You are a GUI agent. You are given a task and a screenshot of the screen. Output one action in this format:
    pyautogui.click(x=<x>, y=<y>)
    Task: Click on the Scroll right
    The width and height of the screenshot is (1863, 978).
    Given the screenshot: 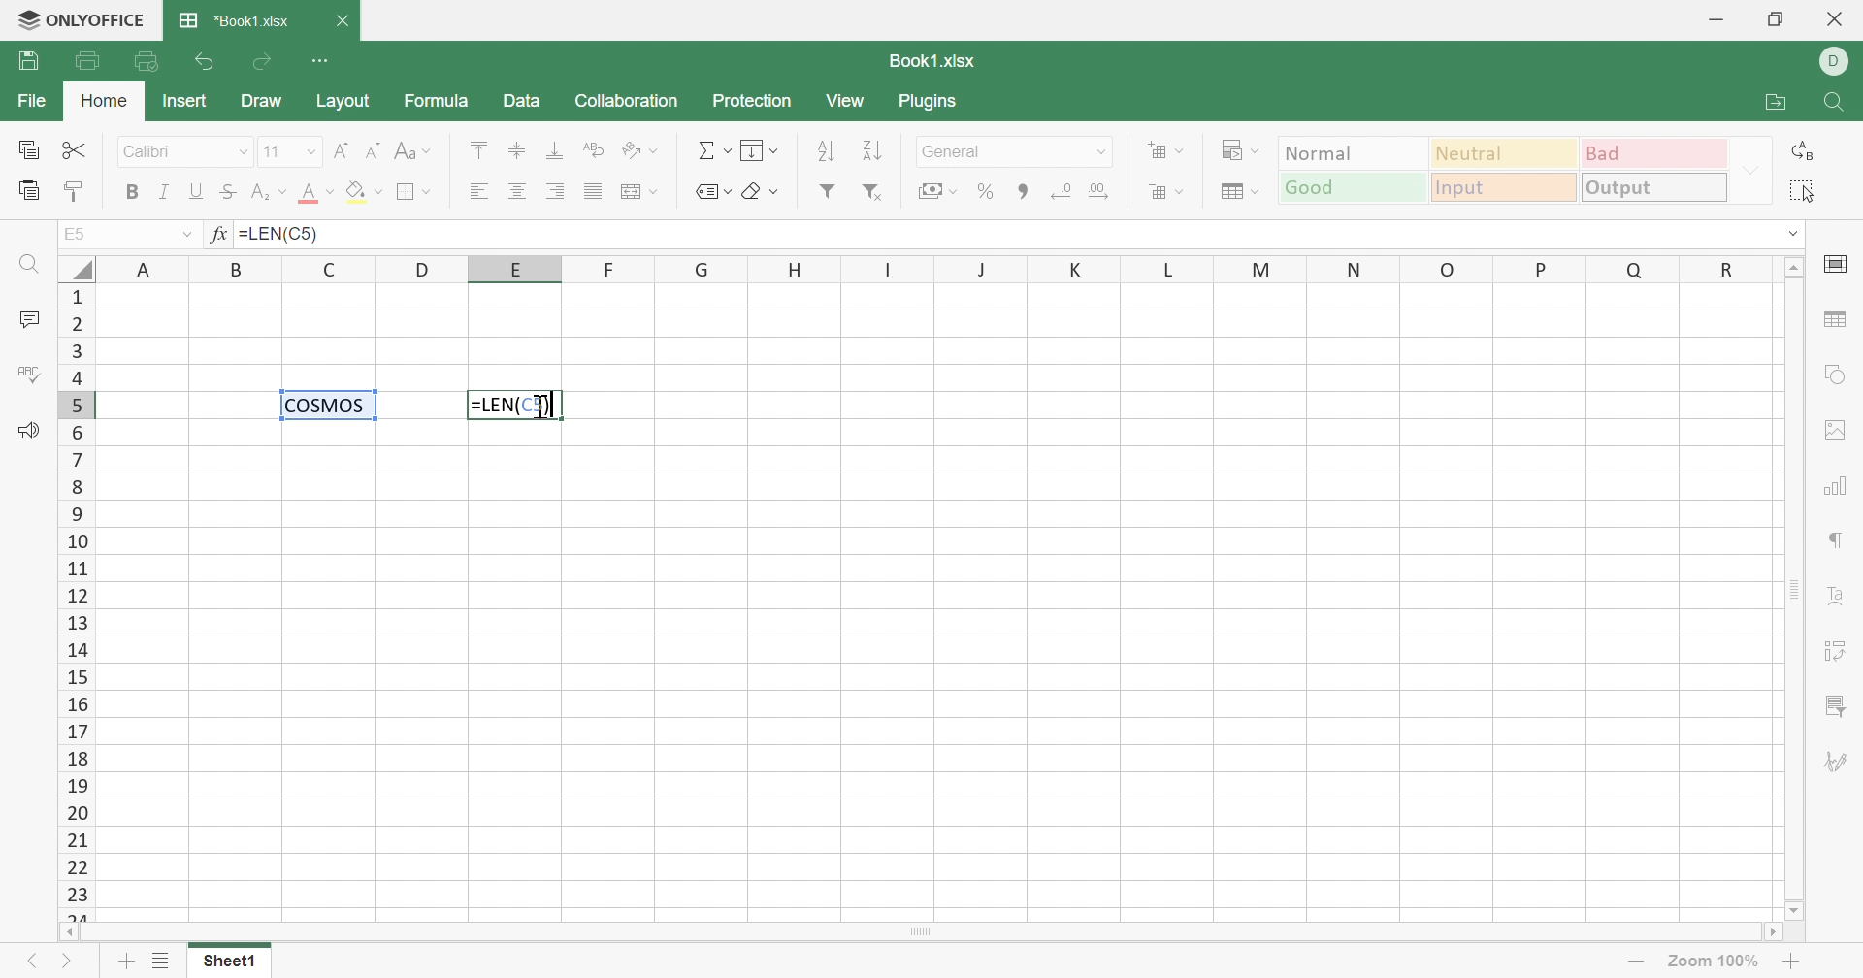 What is the action you would take?
    pyautogui.click(x=1771, y=930)
    